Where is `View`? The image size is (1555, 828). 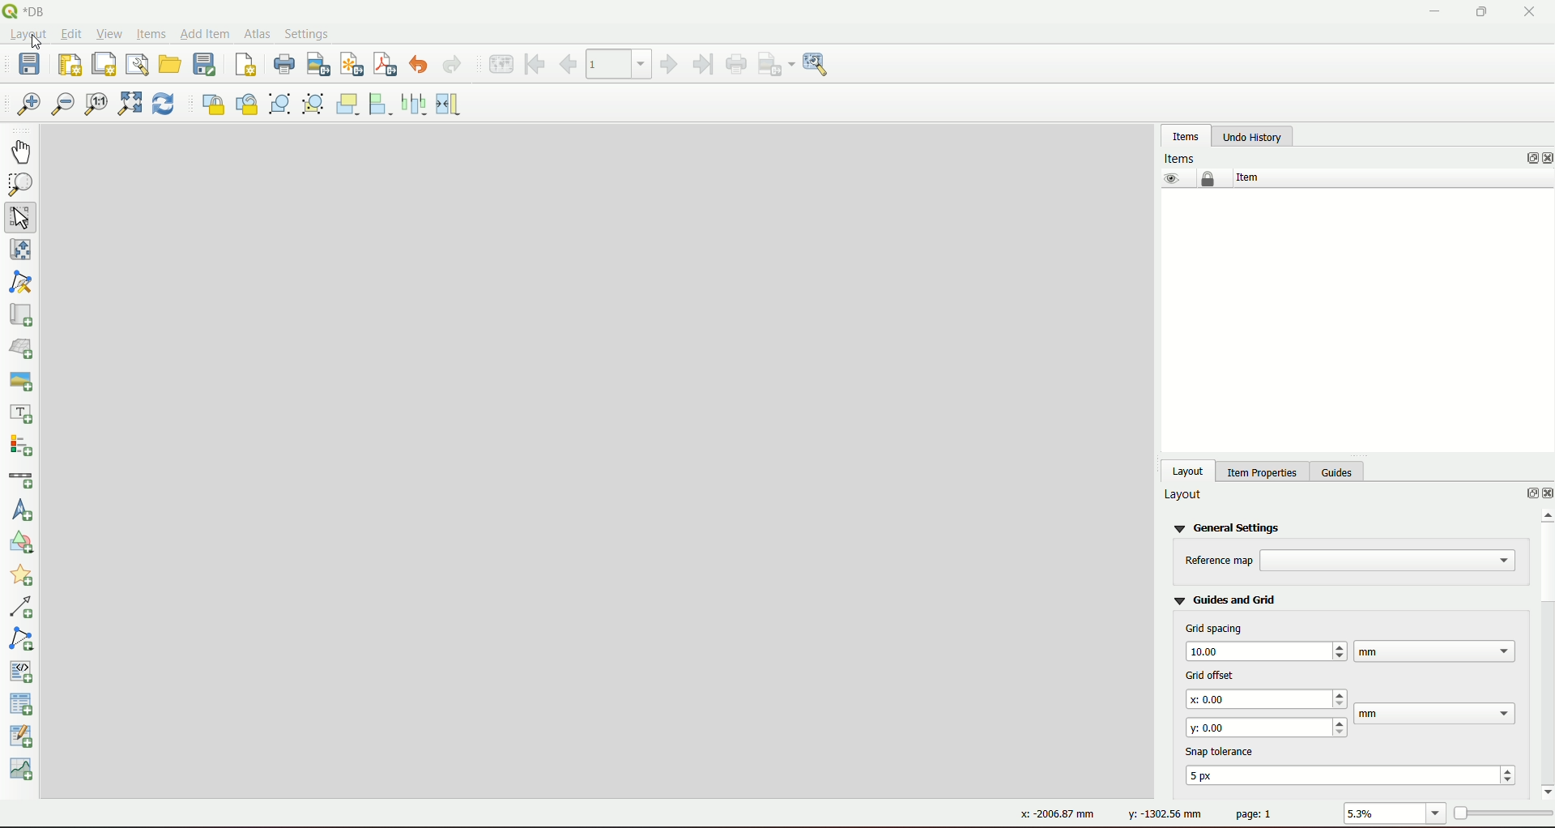
View is located at coordinates (110, 34).